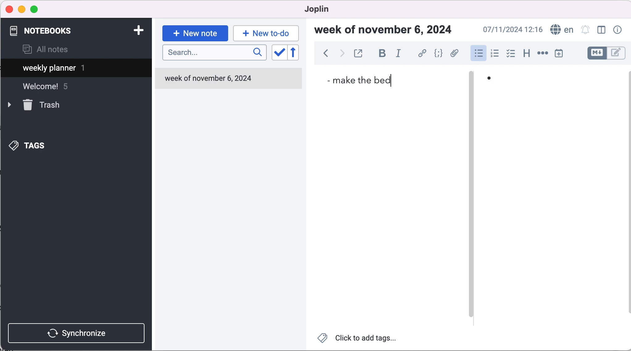  I want to click on buller 1, so click(495, 81).